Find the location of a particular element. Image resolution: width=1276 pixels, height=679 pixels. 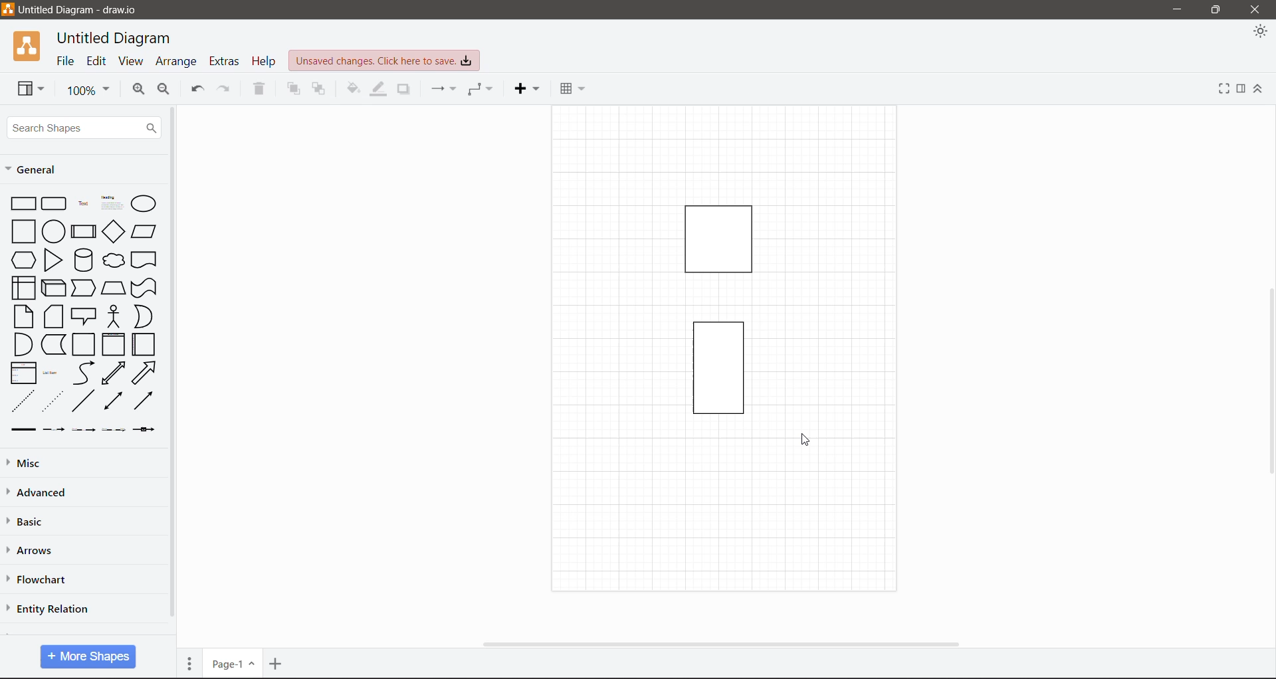

Waypoints is located at coordinates (480, 90).